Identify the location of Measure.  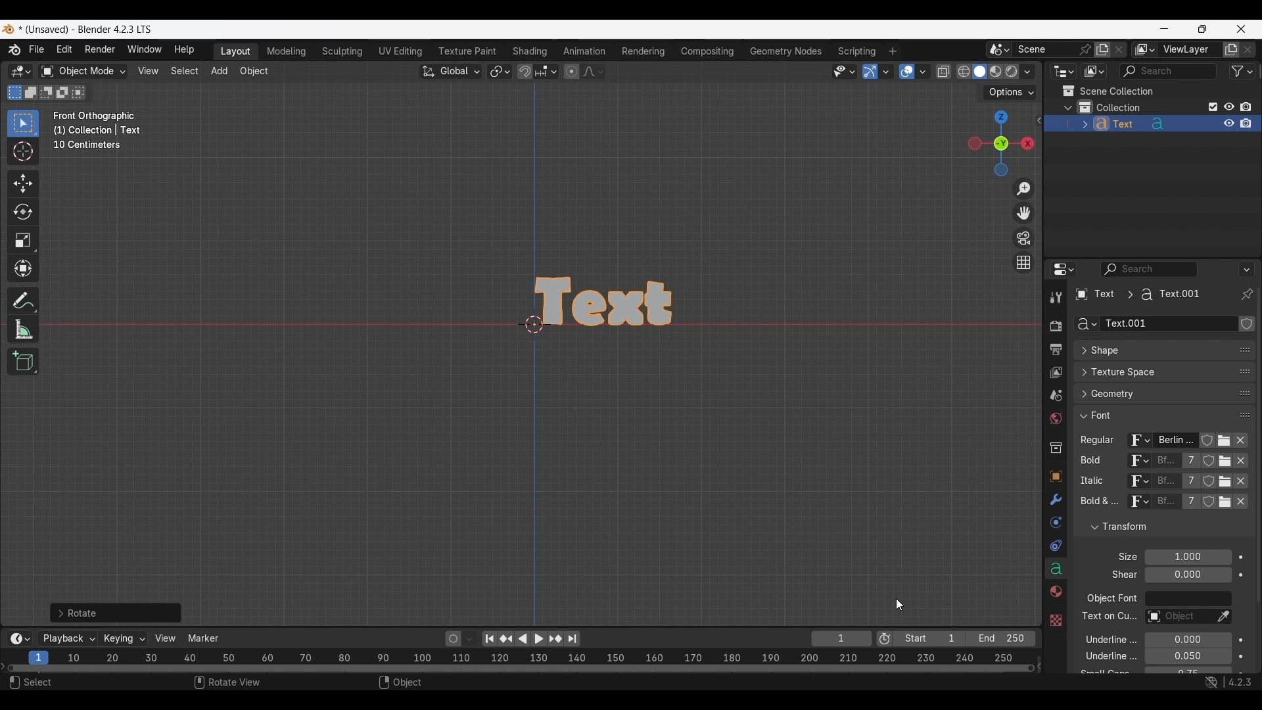
(23, 329).